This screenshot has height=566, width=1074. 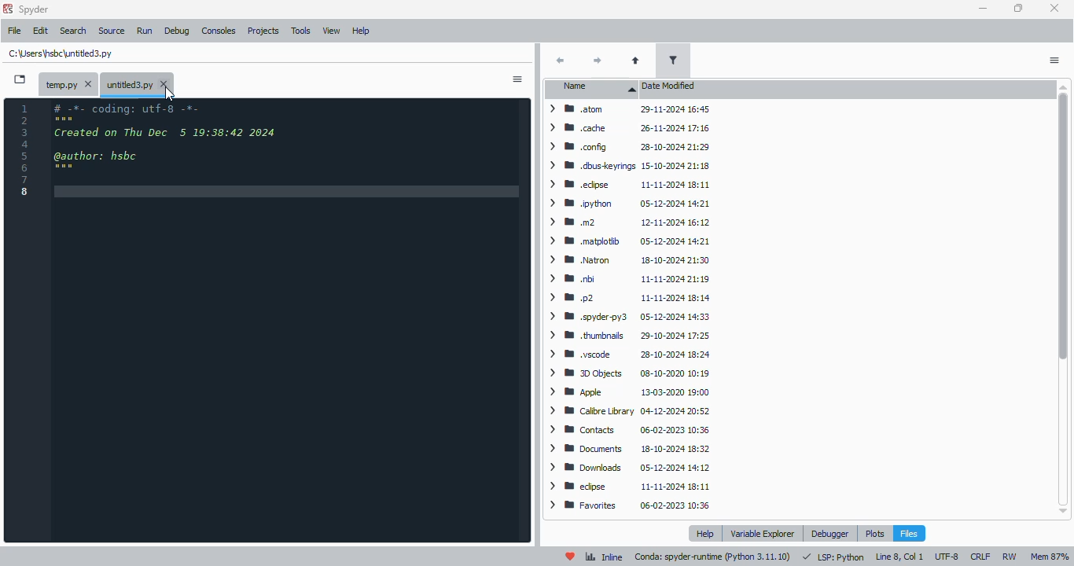 What do you see at coordinates (625, 336) in the screenshot?
I see `> thumbnails 29-10-2024 17:25` at bounding box center [625, 336].